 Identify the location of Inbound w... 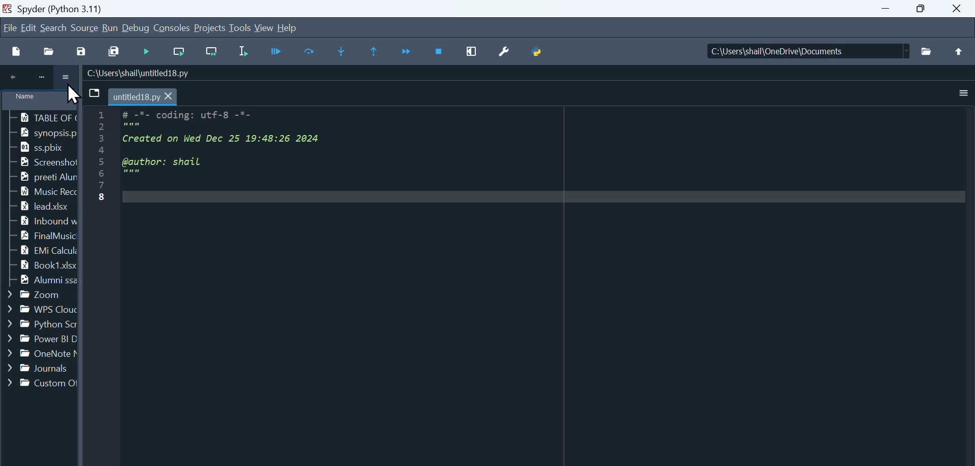
(39, 221).